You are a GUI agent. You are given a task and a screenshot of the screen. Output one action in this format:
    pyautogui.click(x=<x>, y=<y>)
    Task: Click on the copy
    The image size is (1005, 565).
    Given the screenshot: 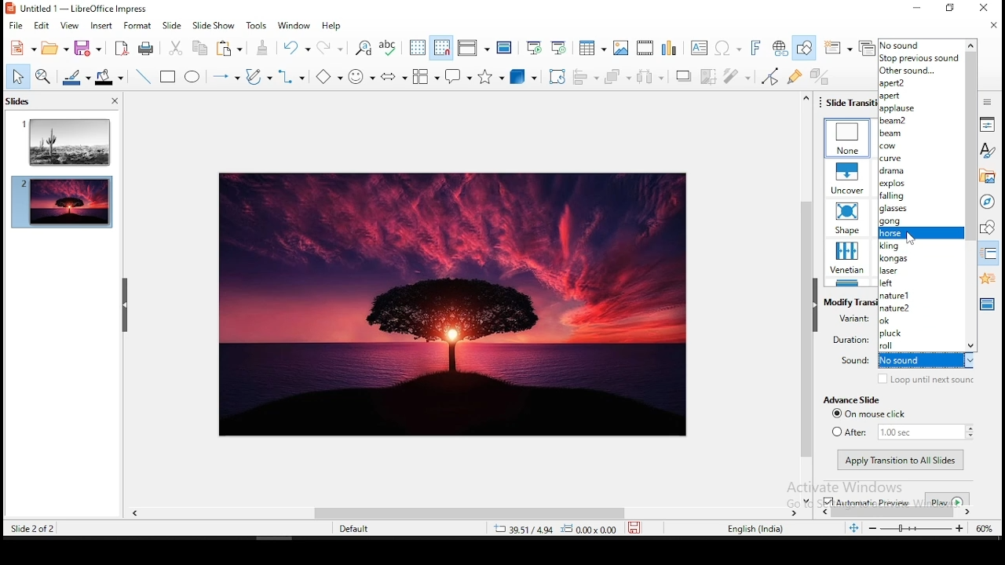 What is the action you would take?
    pyautogui.click(x=199, y=48)
    